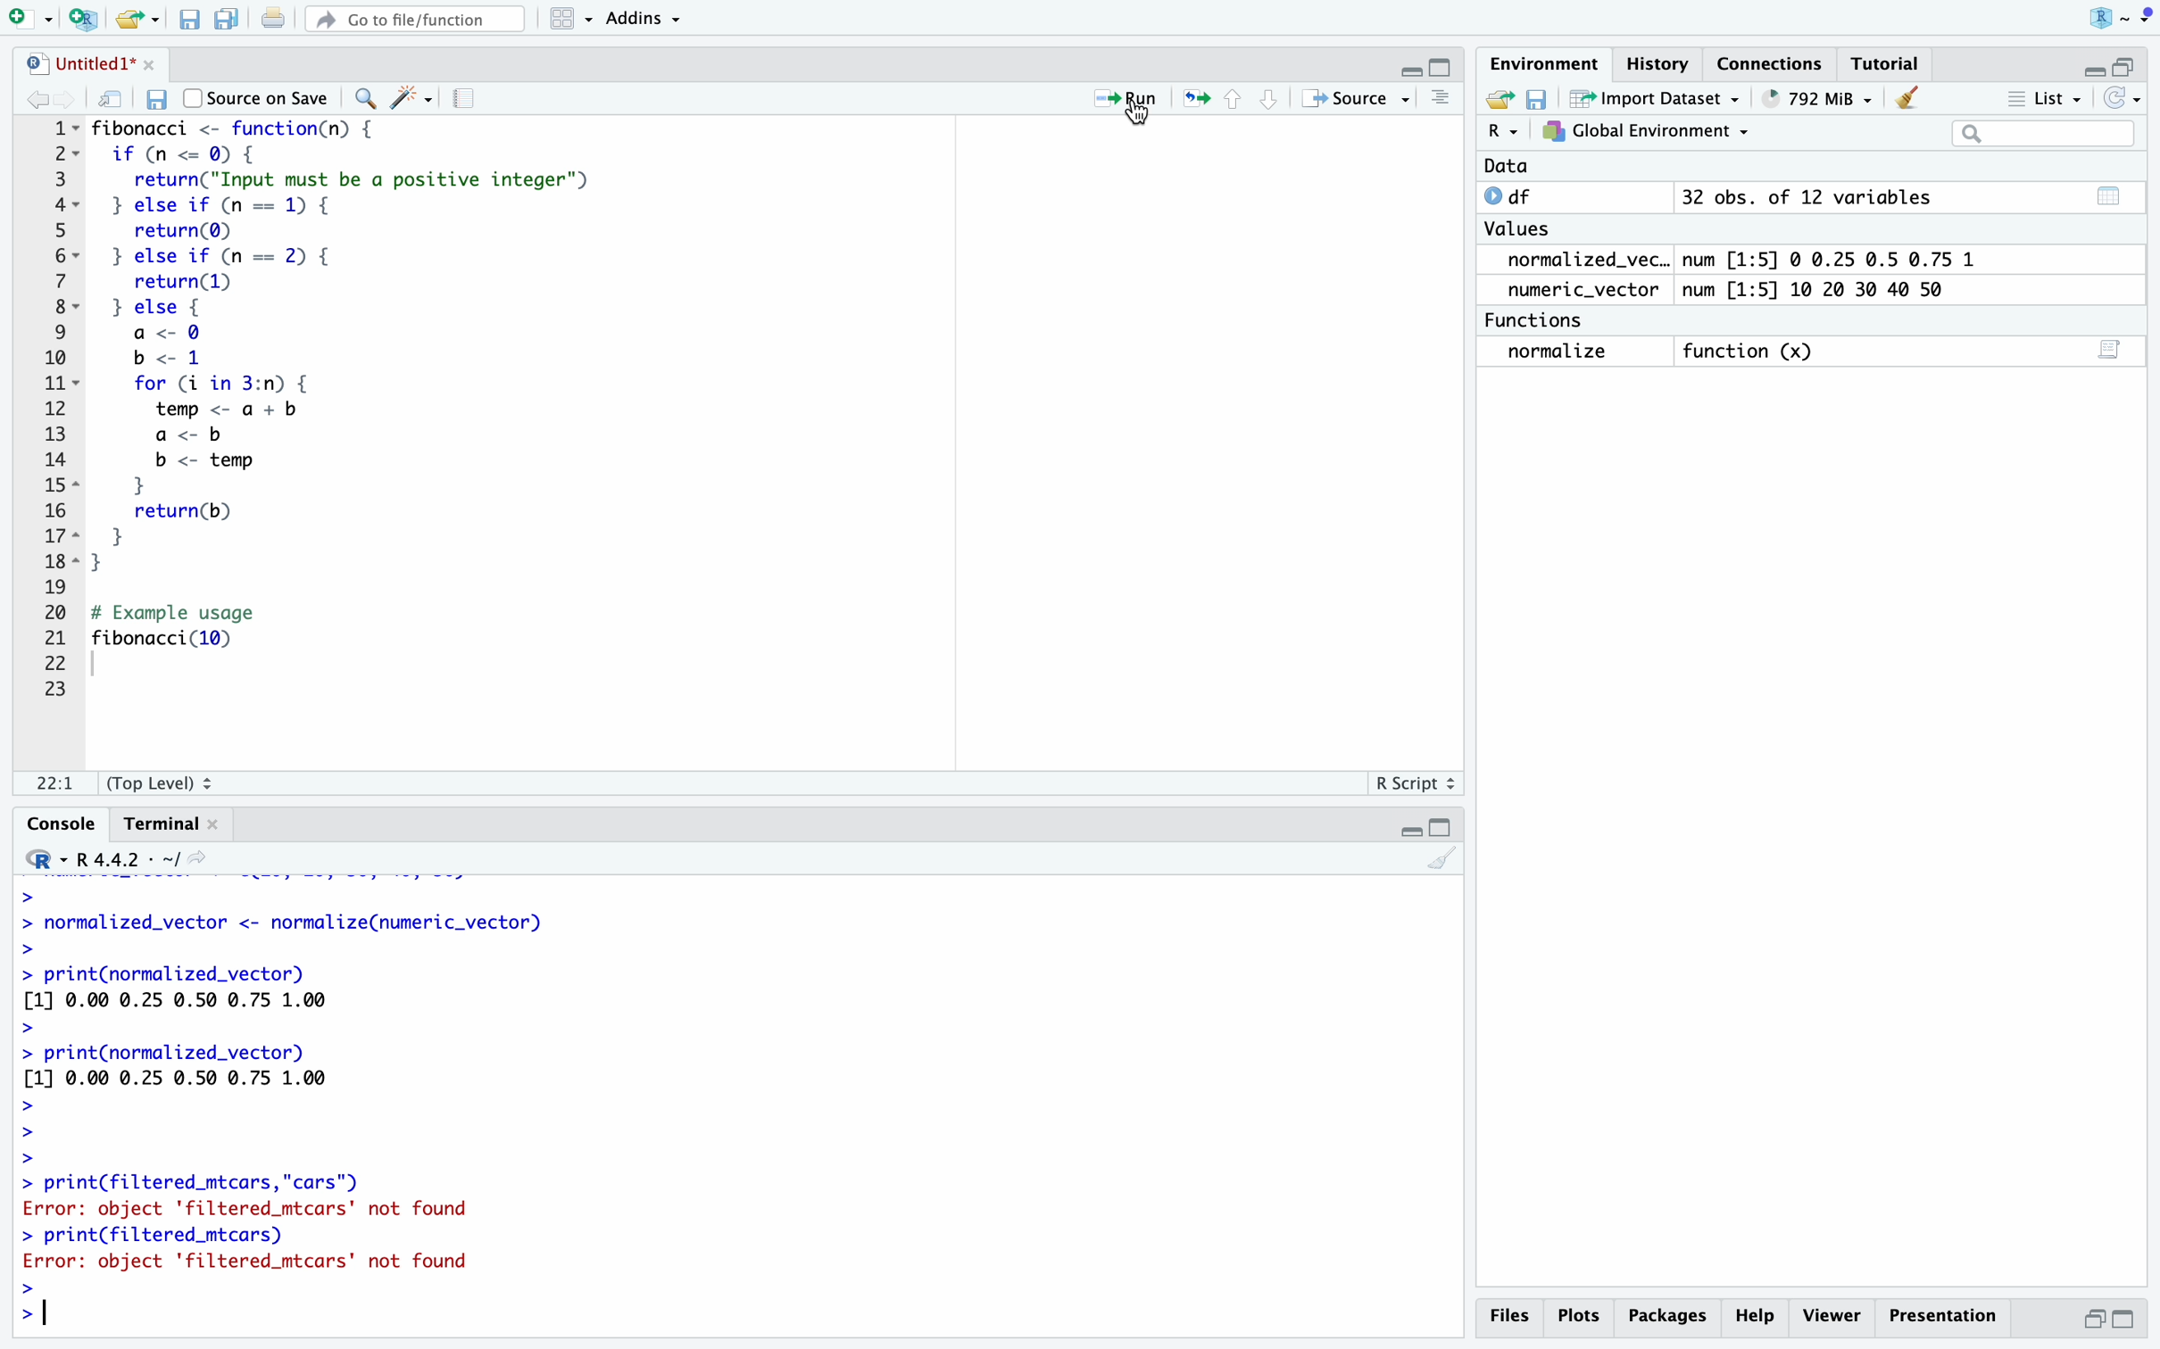 The image size is (2160, 1349). What do you see at coordinates (173, 1069) in the screenshot?
I see `> print(hormalized_vector)
[1] 0.00 0.25 0.50 0.75 1.00` at bounding box center [173, 1069].